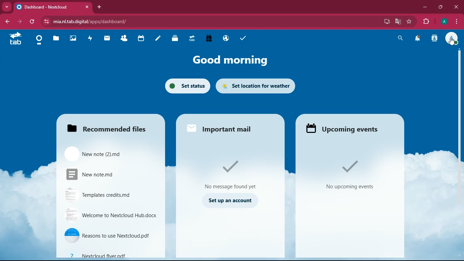 The image size is (464, 261). What do you see at coordinates (123, 39) in the screenshot?
I see `friends` at bounding box center [123, 39].